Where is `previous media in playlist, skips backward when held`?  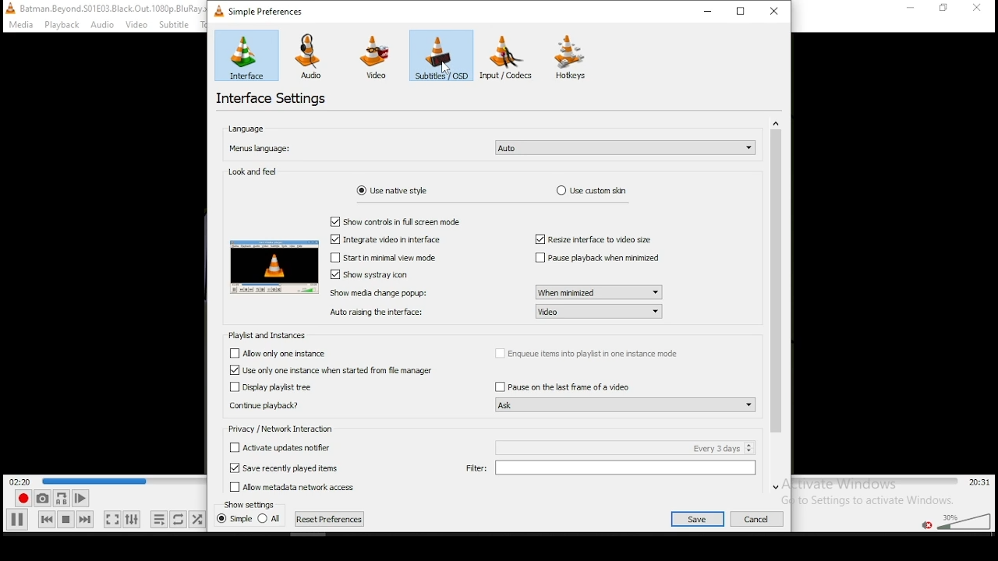 previous media in playlist, skips backward when held is located at coordinates (47, 519).